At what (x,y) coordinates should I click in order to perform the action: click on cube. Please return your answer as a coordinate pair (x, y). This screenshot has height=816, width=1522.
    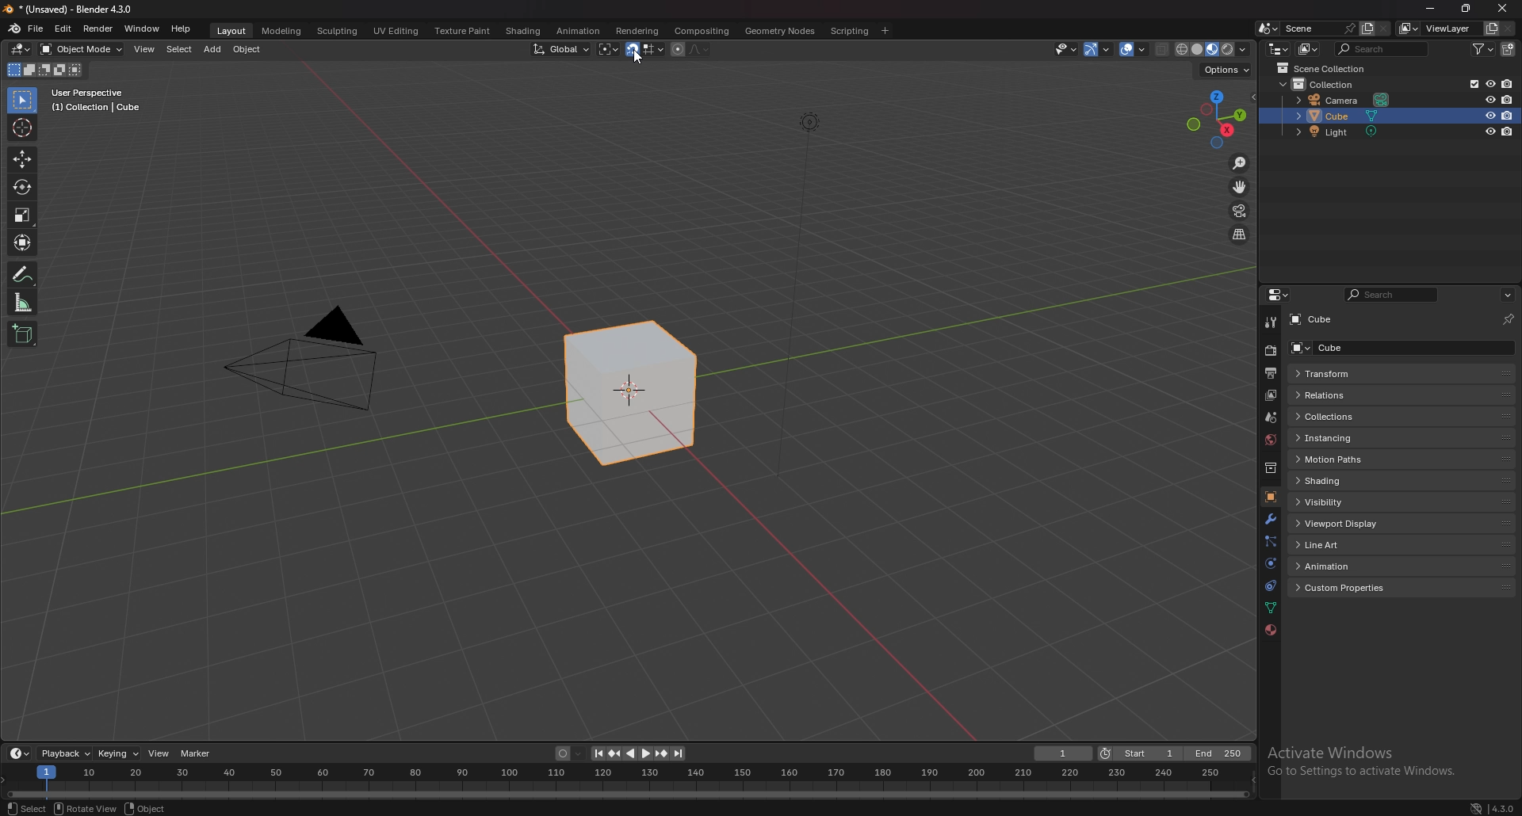
    Looking at the image, I should click on (1341, 116).